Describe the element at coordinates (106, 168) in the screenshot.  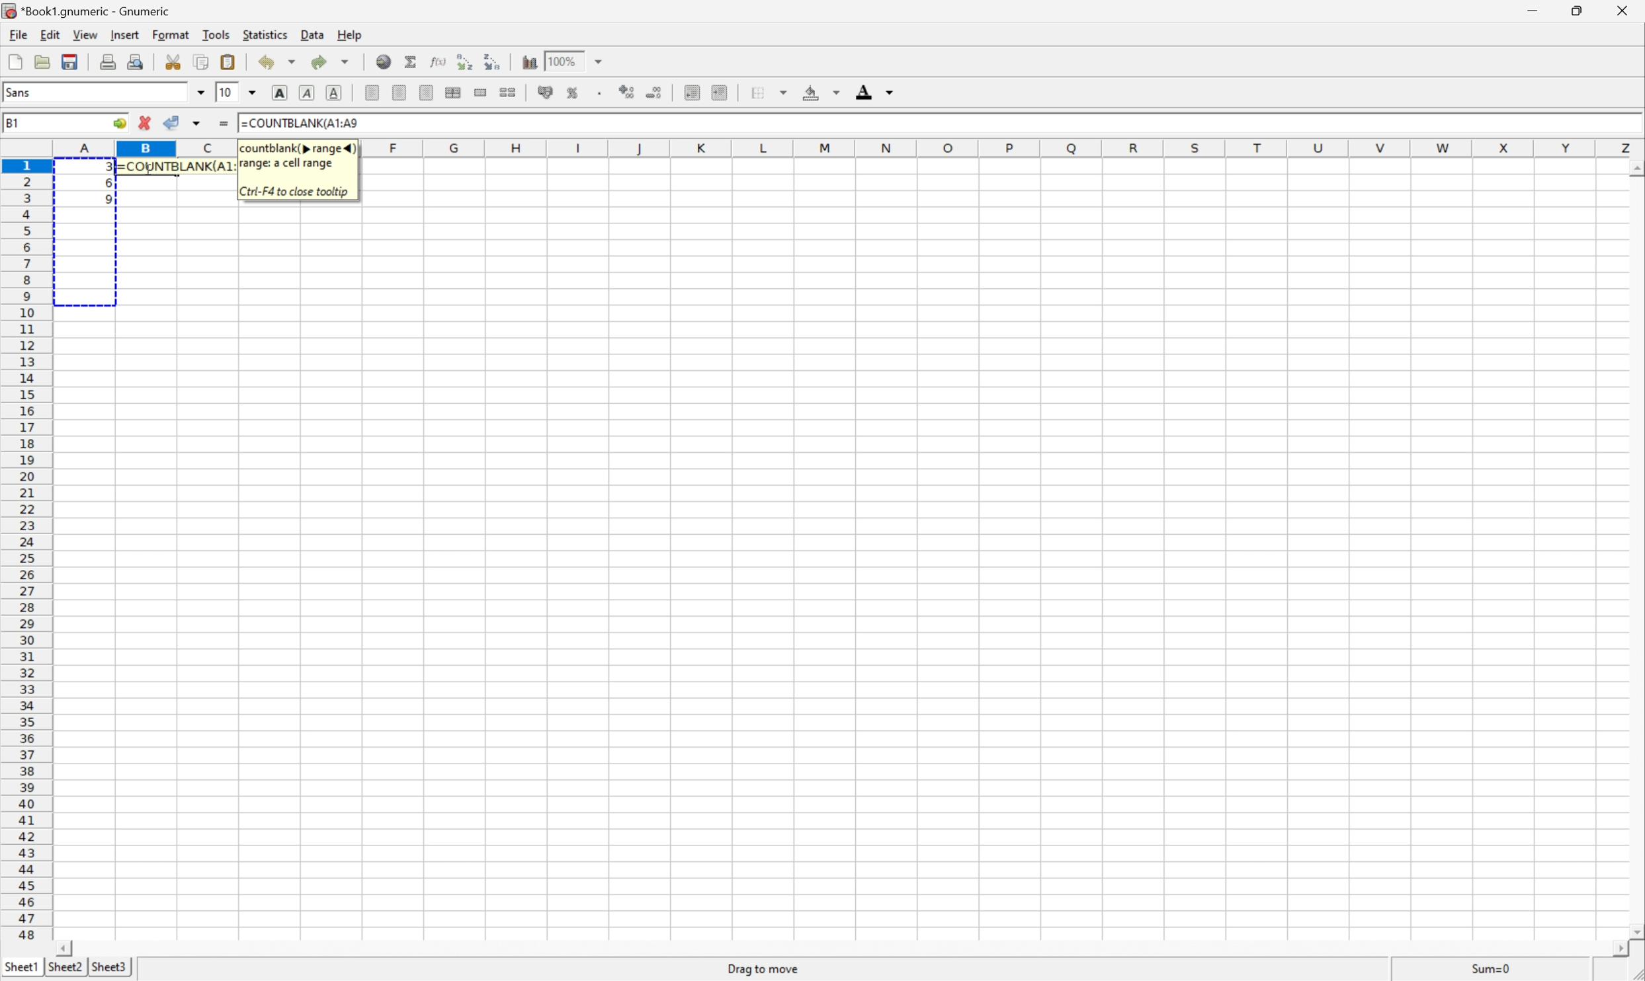
I see `3` at that location.